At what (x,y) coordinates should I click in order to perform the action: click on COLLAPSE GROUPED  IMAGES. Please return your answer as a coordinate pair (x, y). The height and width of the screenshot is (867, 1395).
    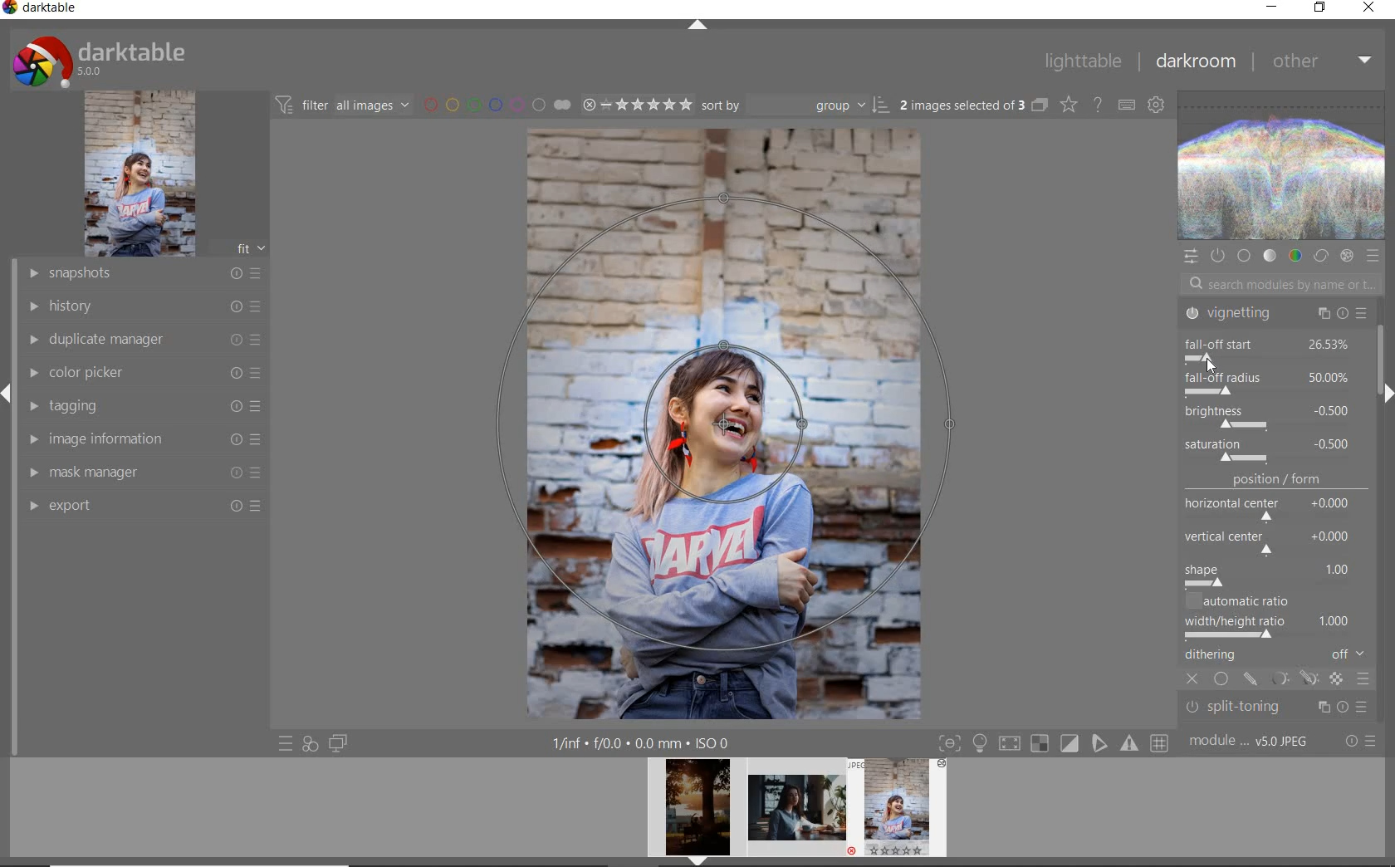
    Looking at the image, I should click on (1040, 104).